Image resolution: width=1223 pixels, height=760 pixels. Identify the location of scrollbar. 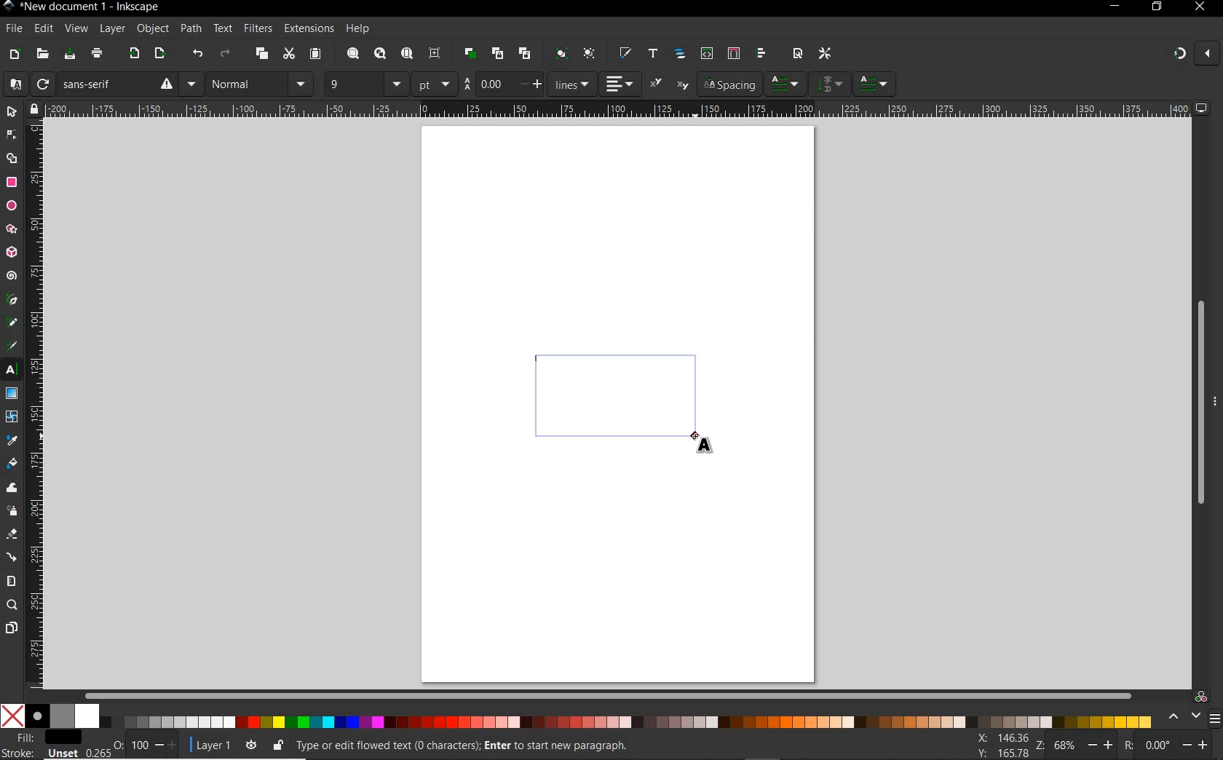
(1199, 404).